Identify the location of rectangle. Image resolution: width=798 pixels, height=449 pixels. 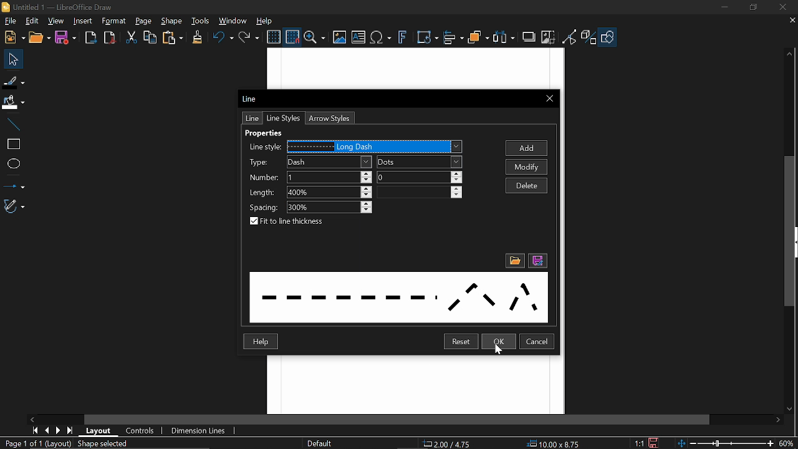
(13, 145).